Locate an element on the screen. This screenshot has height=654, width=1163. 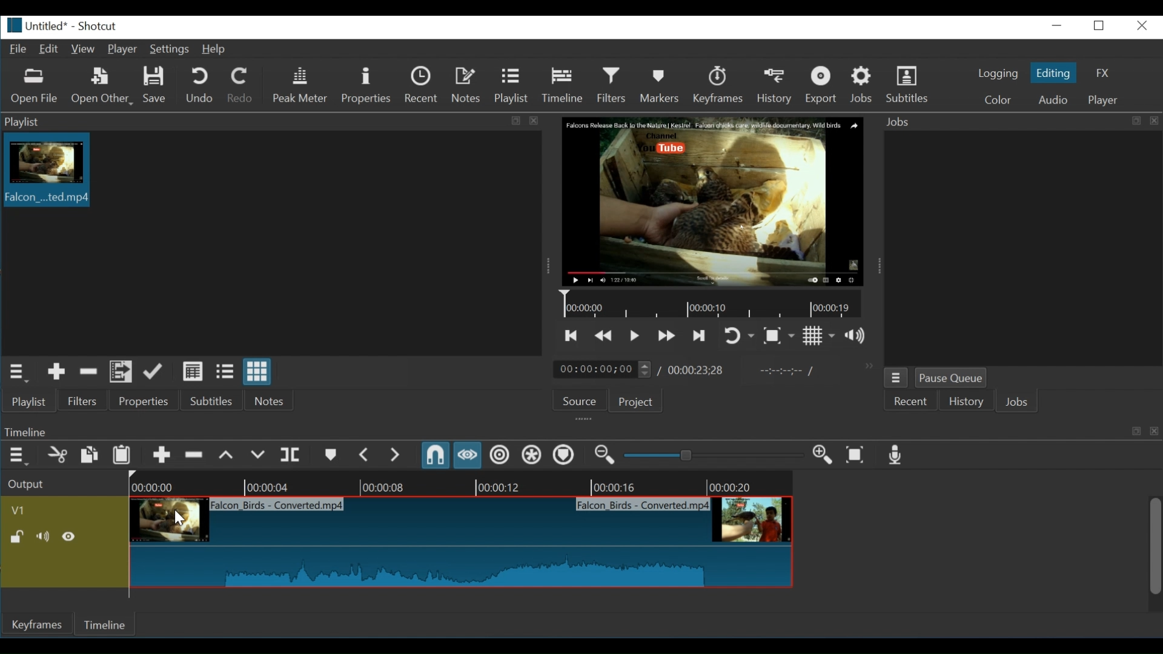
Subtitles is located at coordinates (910, 83).